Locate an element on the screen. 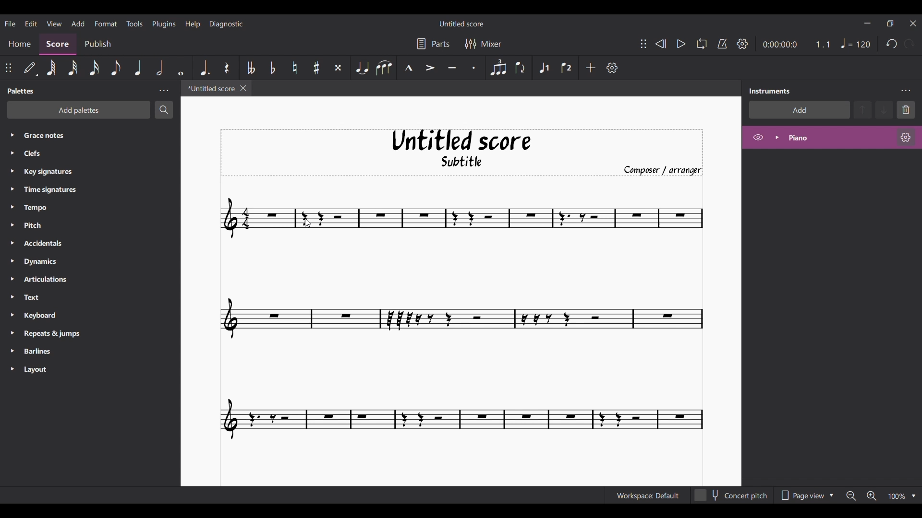 This screenshot has width=922, height=518. Parts is located at coordinates (433, 44).